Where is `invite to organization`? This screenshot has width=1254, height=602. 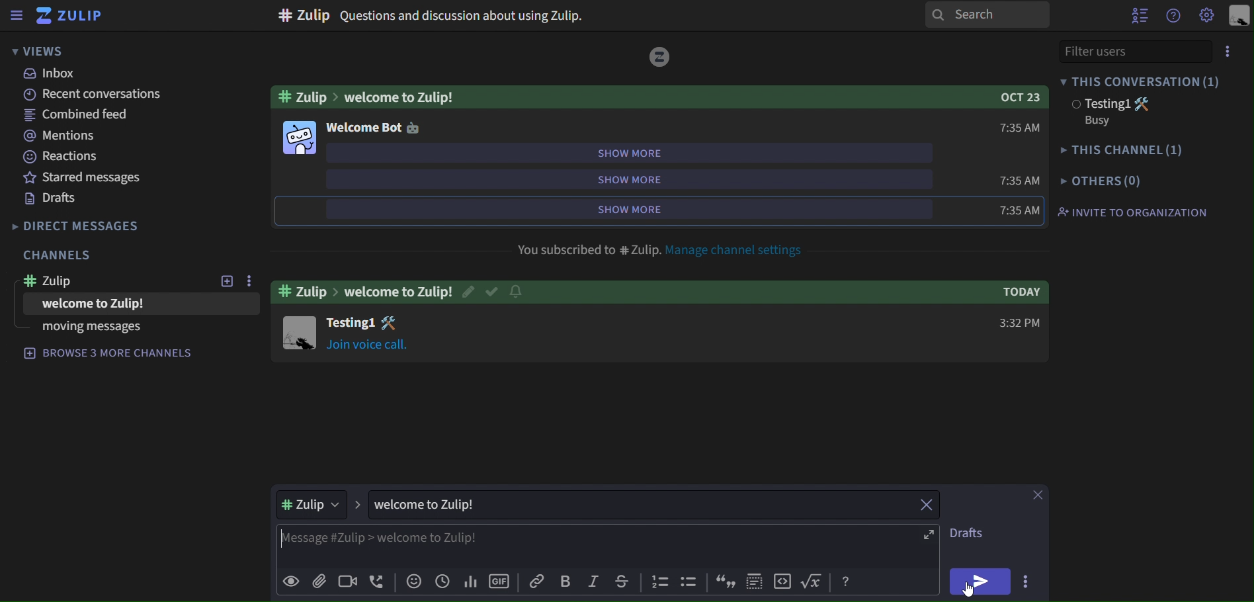 invite to organization is located at coordinates (1134, 214).